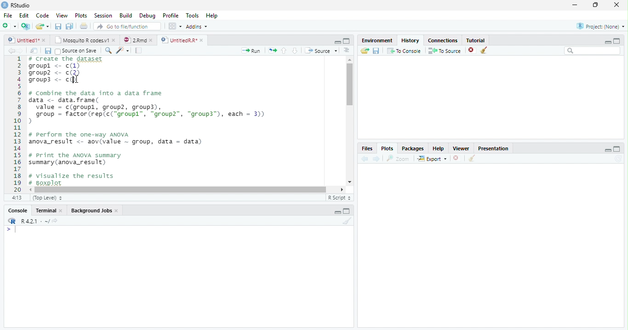  Describe the element at coordinates (148, 16) in the screenshot. I see `debug` at that location.